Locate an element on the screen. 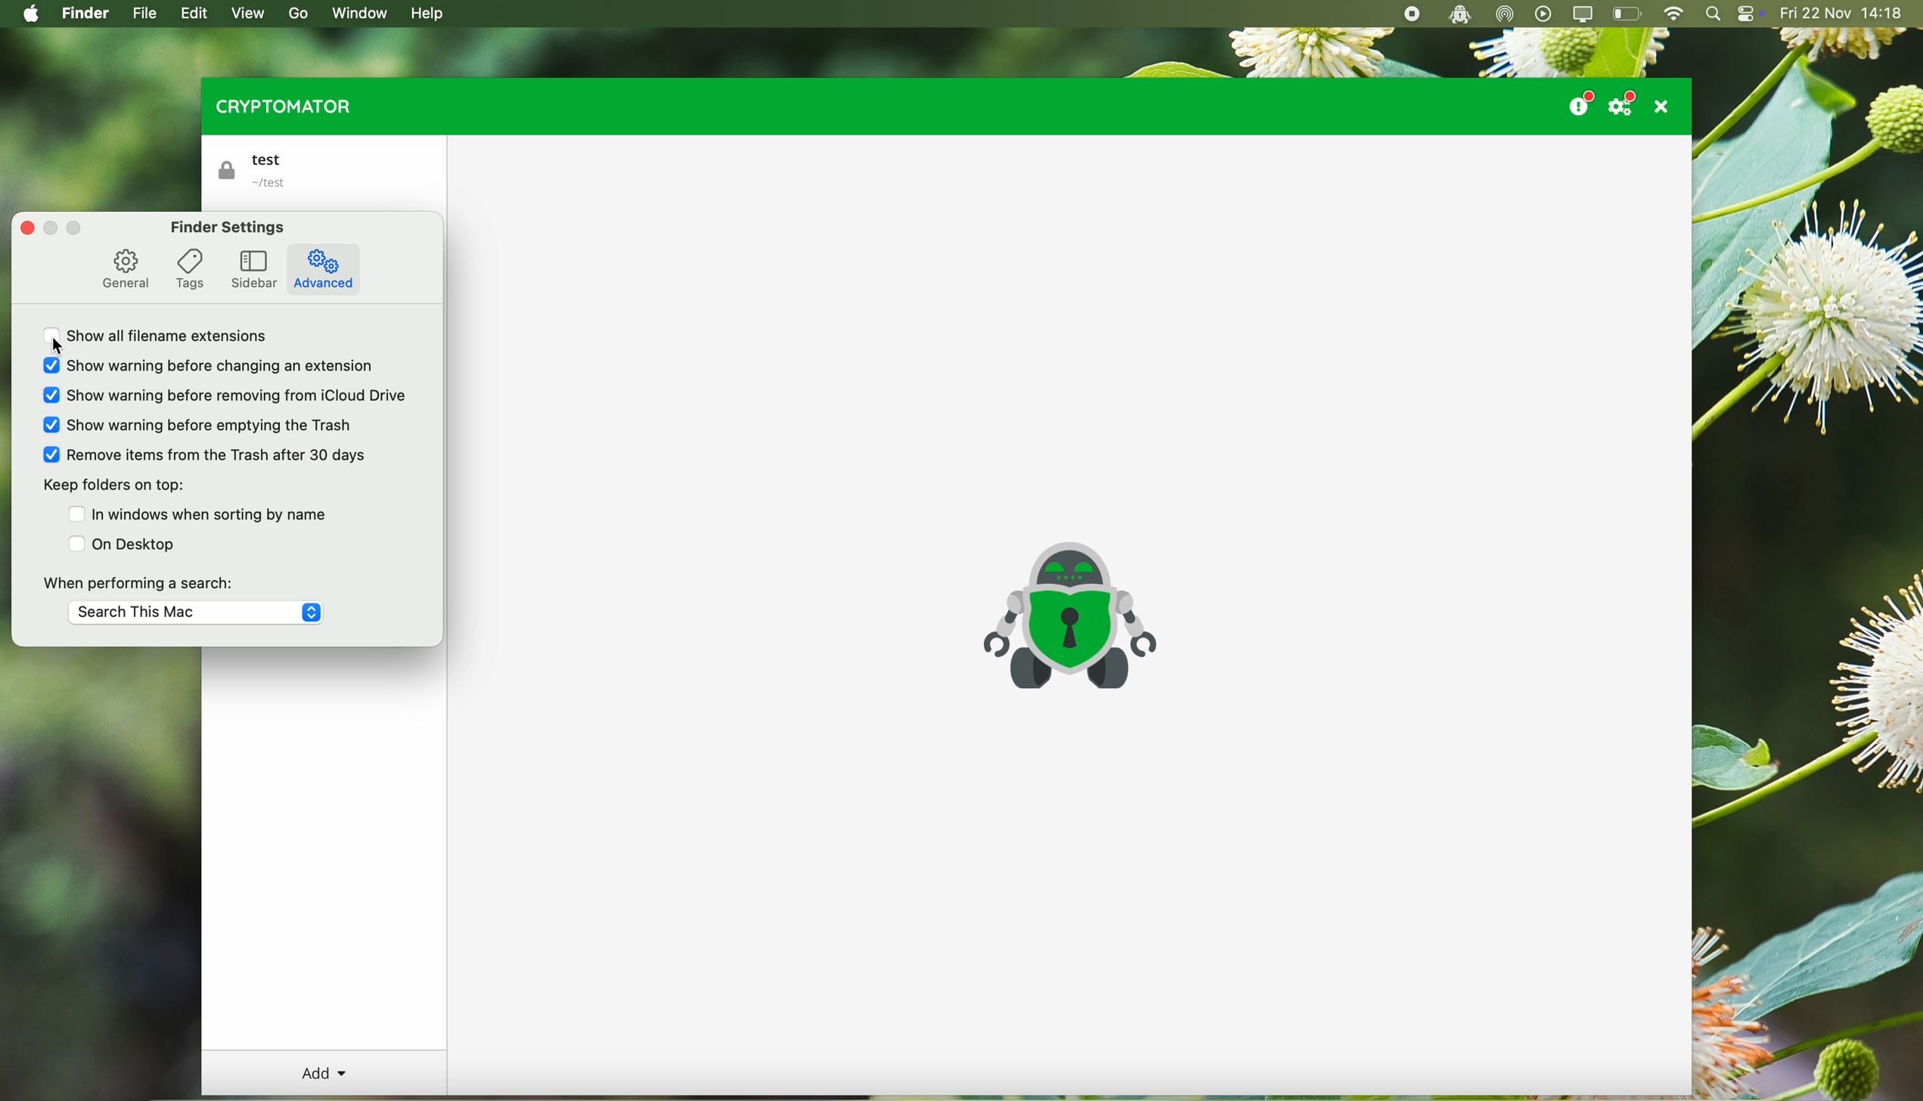 The height and width of the screenshot is (1101, 1923). advanced is located at coordinates (325, 269).